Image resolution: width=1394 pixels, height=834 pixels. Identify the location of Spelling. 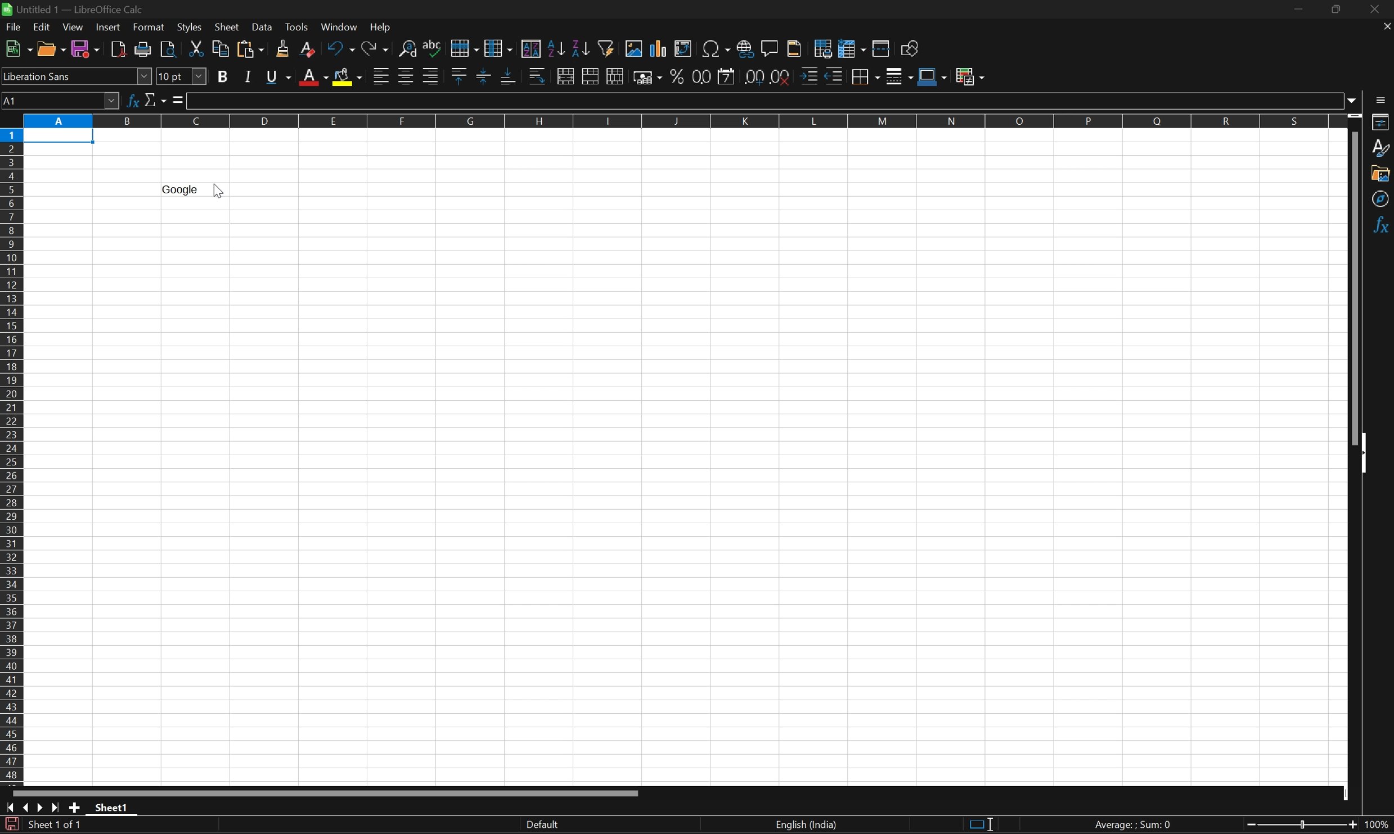
(434, 44).